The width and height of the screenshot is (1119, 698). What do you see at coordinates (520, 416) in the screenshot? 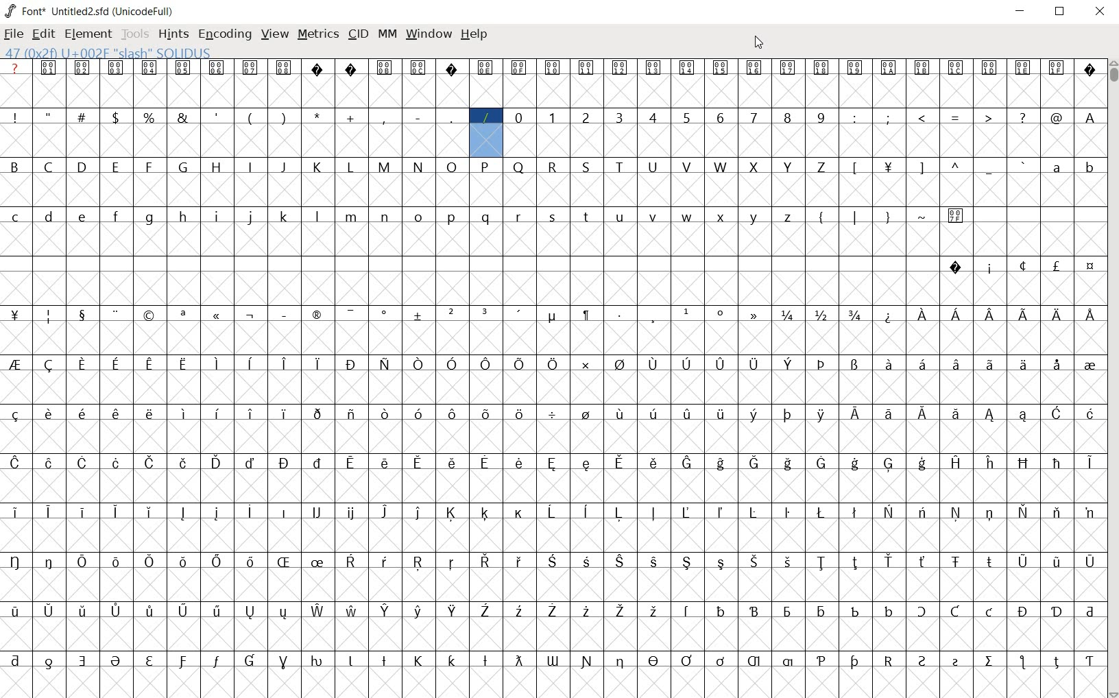
I see `glyph` at bounding box center [520, 416].